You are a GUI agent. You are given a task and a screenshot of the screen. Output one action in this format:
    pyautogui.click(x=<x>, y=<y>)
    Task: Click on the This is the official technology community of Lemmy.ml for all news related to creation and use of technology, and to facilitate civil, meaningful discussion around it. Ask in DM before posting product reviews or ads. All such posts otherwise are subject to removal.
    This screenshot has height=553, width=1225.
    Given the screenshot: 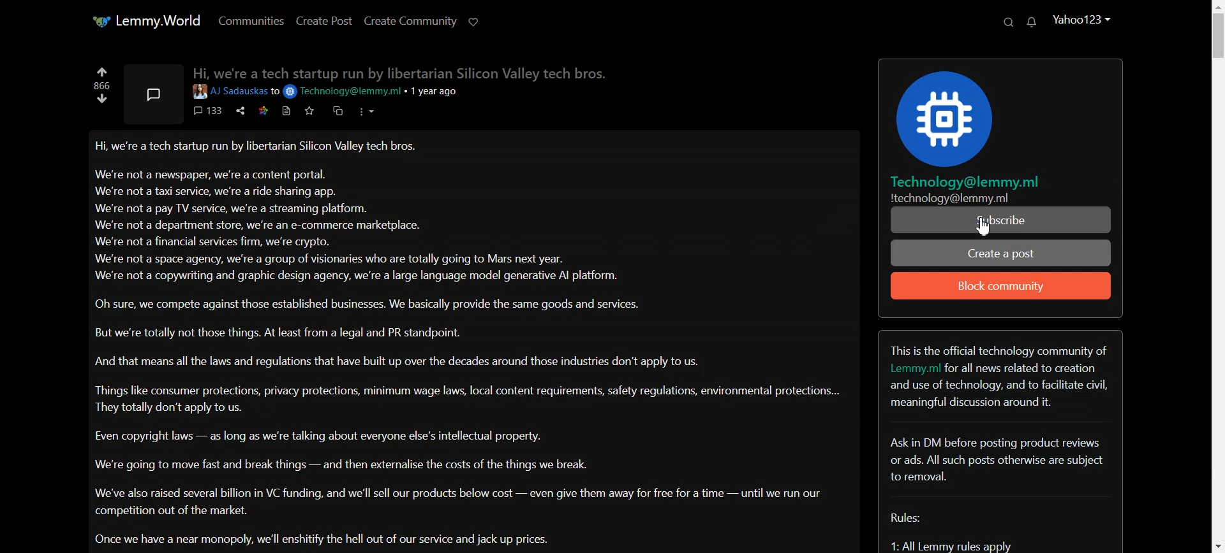 What is the action you would take?
    pyautogui.click(x=1001, y=412)
    